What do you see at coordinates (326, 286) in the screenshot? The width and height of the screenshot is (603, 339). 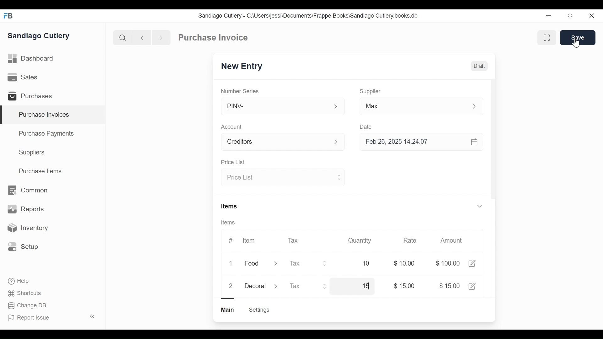 I see `Expand` at bounding box center [326, 286].